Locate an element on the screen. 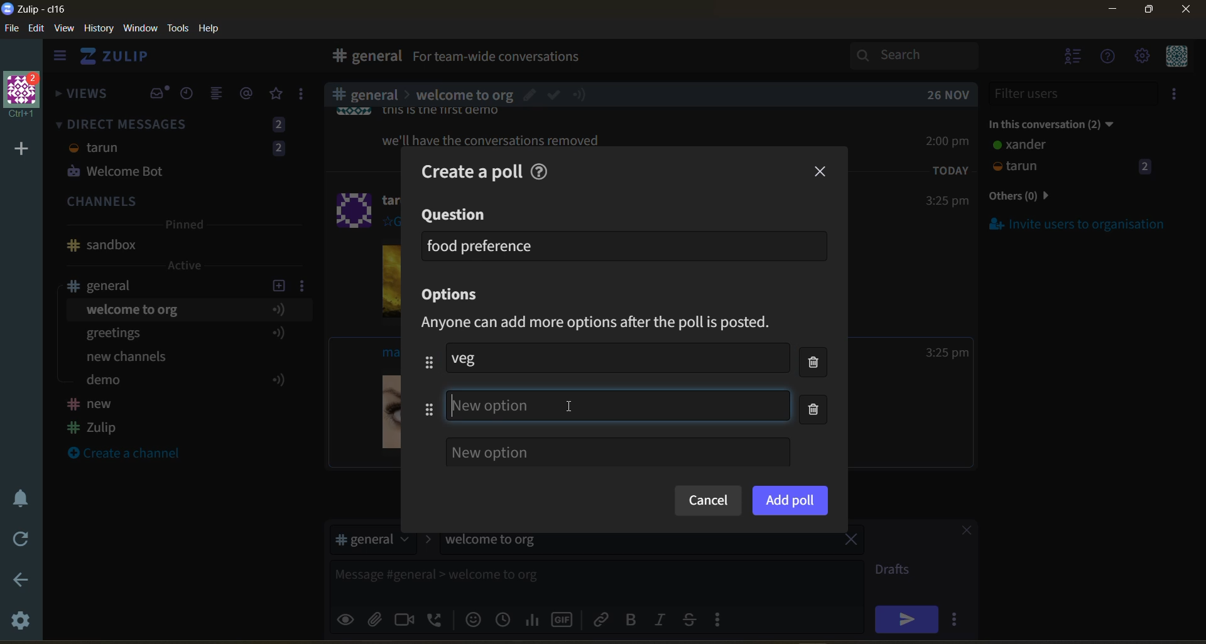 This screenshot has width=1206, height=644. add voice call is located at coordinates (436, 619).